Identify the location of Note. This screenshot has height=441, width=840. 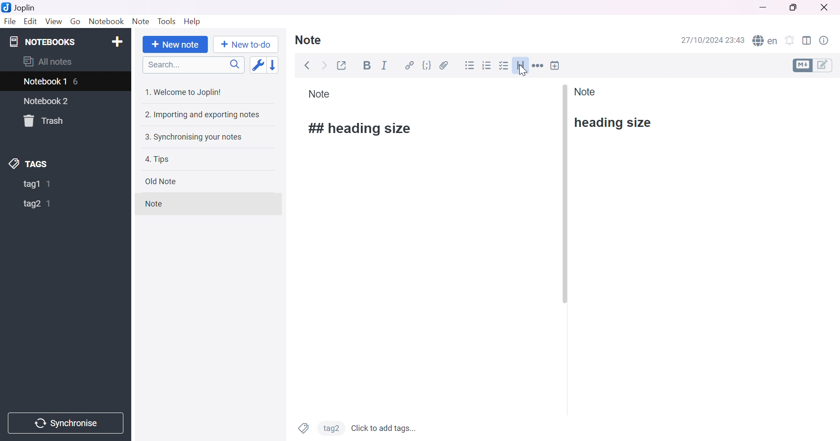
(319, 94).